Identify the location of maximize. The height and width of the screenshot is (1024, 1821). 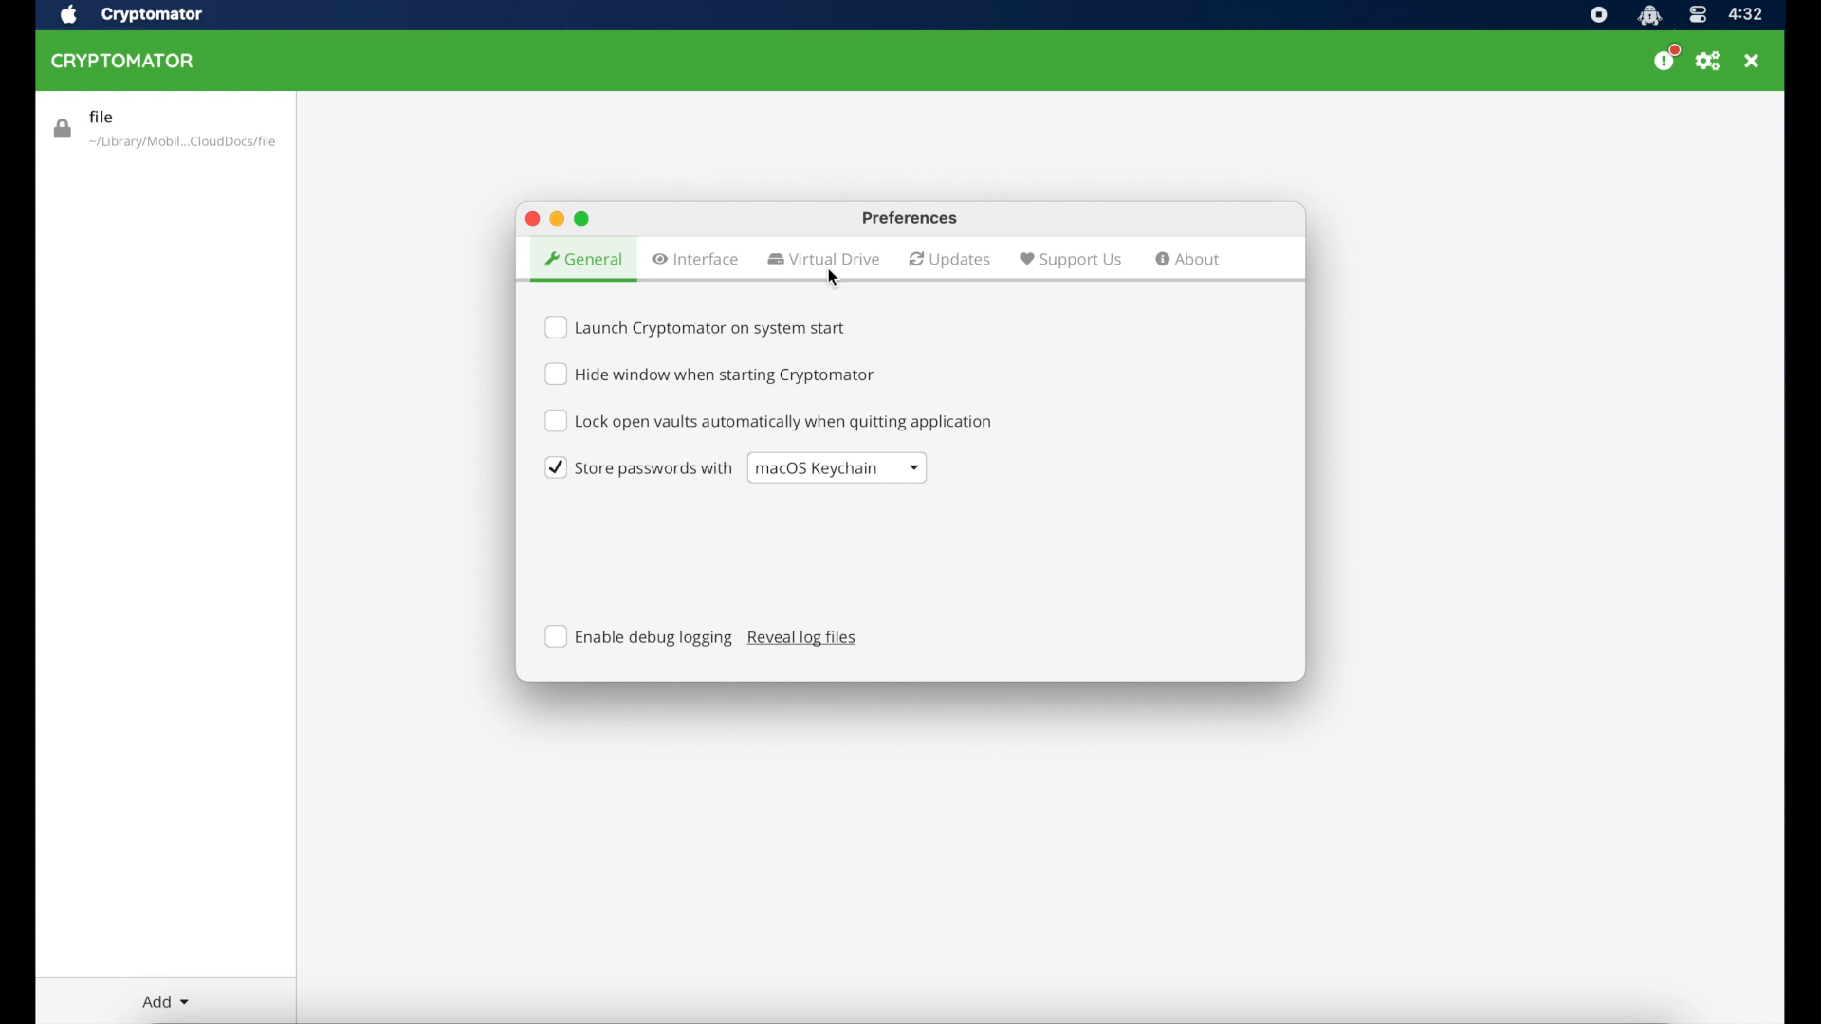
(584, 217).